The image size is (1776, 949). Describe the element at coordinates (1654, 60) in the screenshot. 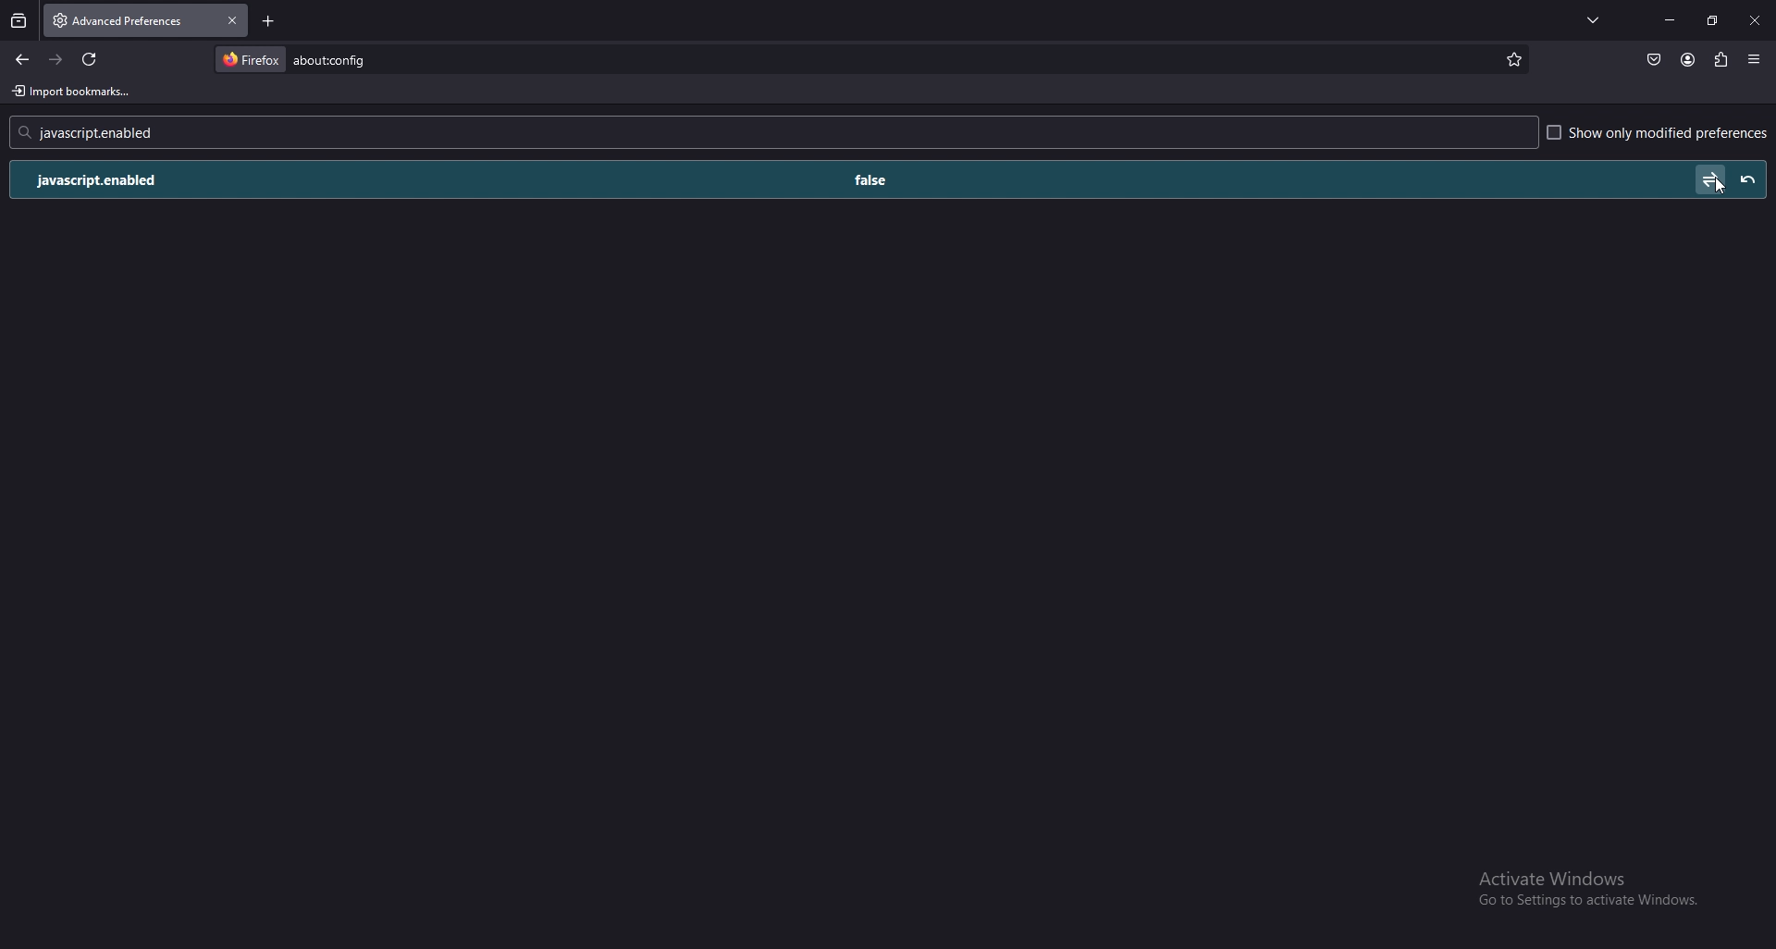

I see `save to pocket` at that location.